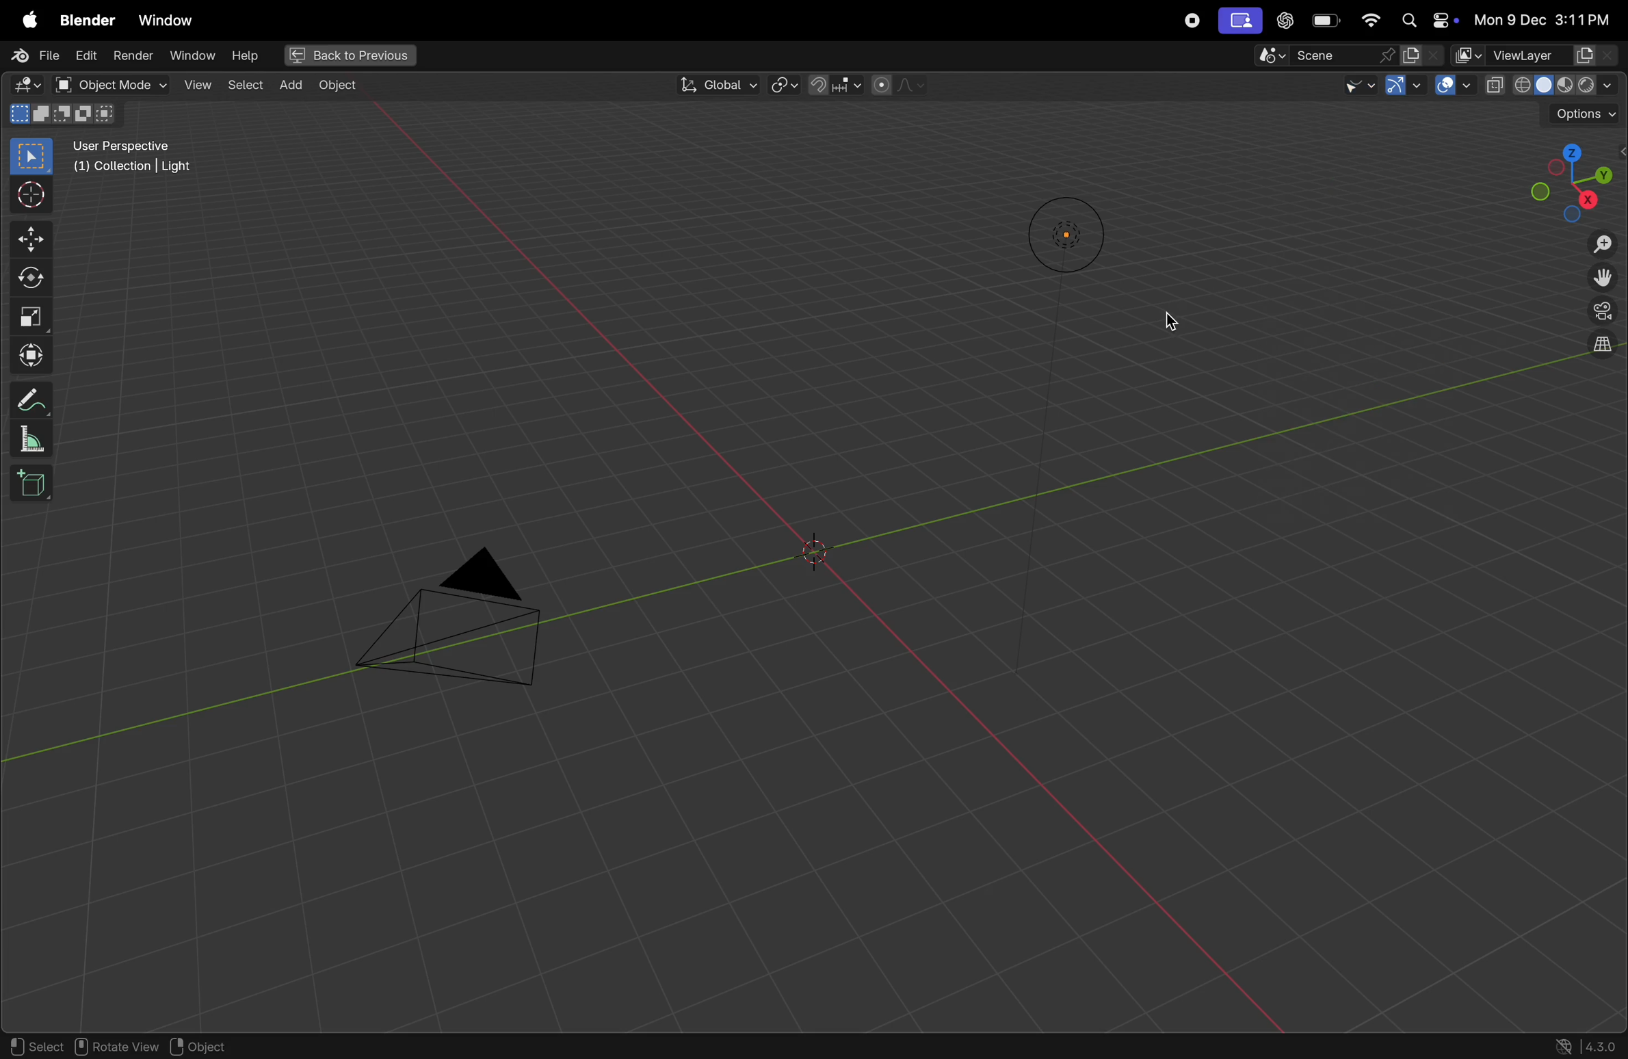 The image size is (1628, 1059). Describe the element at coordinates (32, 57) in the screenshot. I see `file` at that location.